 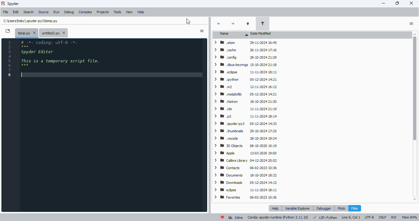 What do you see at coordinates (3, 3) in the screenshot?
I see `logo` at bounding box center [3, 3].